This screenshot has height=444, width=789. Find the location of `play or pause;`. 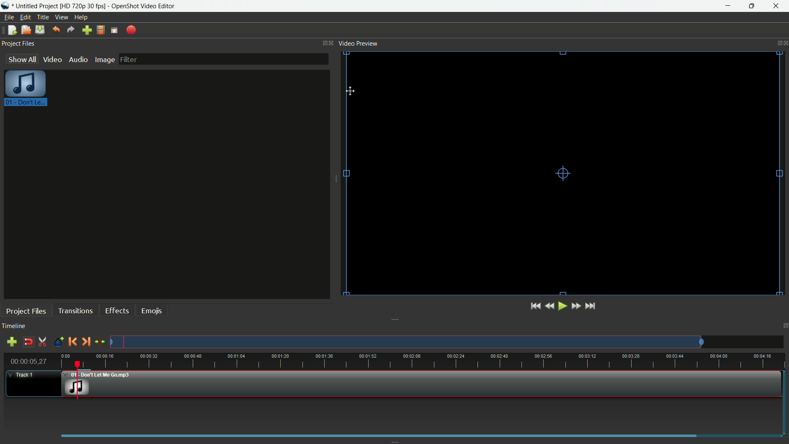

play or pause; is located at coordinates (563, 306).